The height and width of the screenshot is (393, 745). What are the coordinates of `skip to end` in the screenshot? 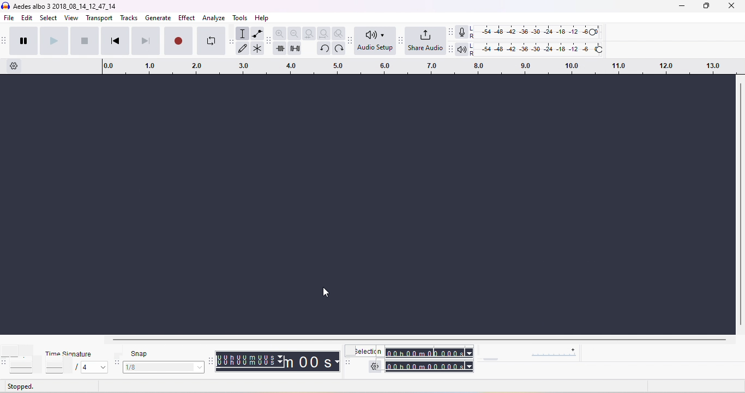 It's located at (145, 40).